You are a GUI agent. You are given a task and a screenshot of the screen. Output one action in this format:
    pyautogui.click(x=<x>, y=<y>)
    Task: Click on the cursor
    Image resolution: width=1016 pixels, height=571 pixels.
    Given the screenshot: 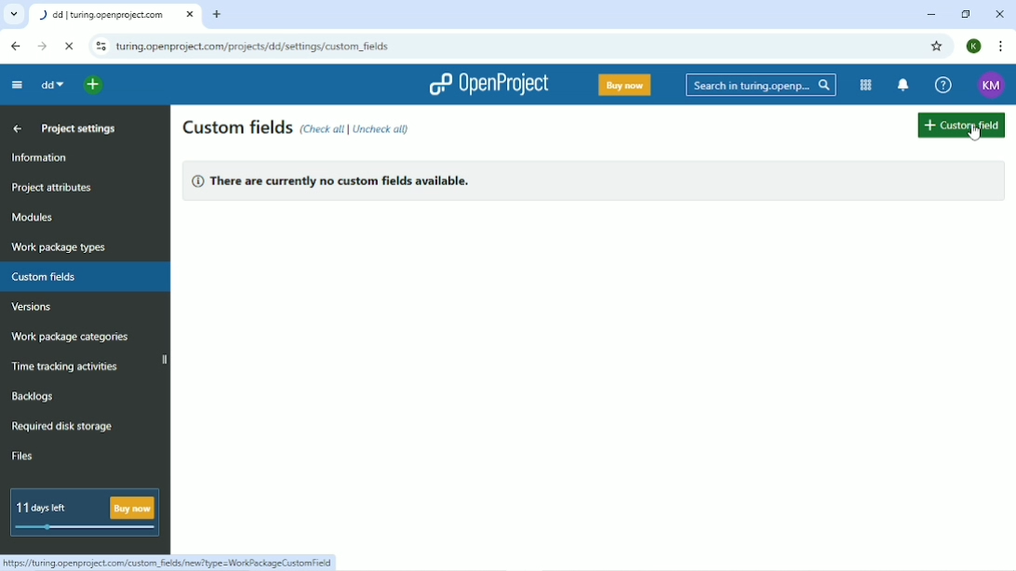 What is the action you would take?
    pyautogui.click(x=976, y=134)
    